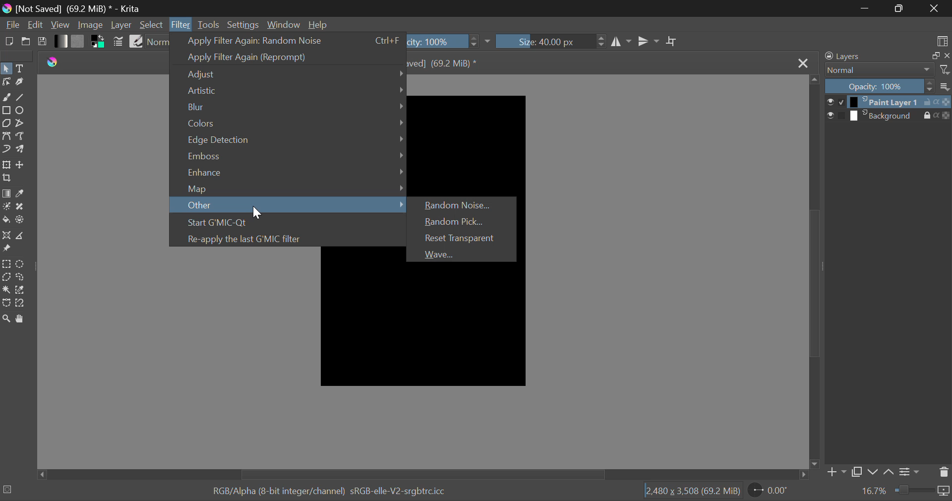 The width and height of the screenshot is (952, 501). I want to click on Apply Filter Again, so click(289, 58).